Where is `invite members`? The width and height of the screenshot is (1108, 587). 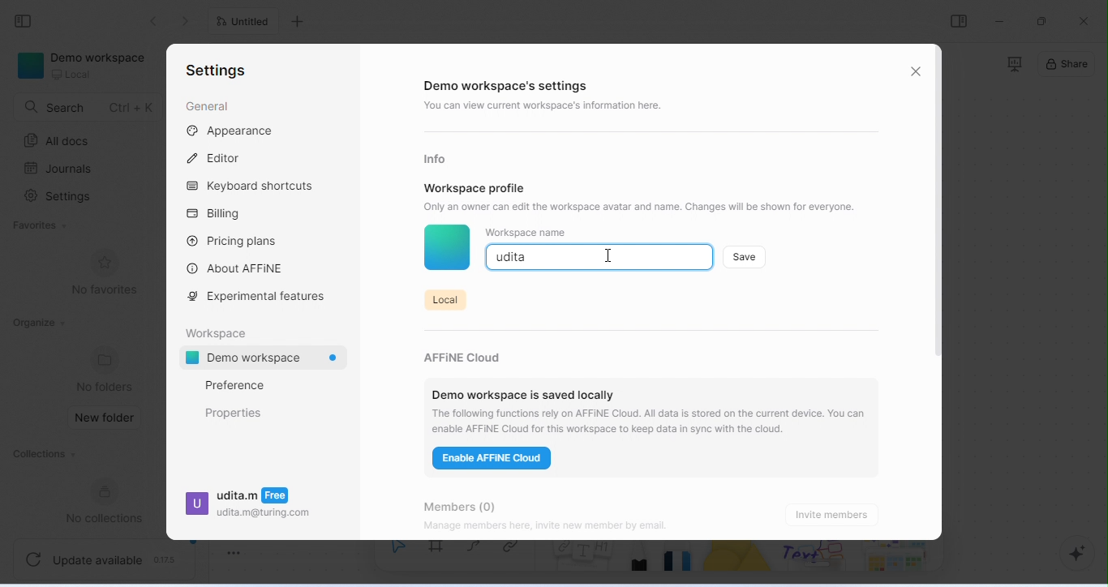 invite members is located at coordinates (835, 514).